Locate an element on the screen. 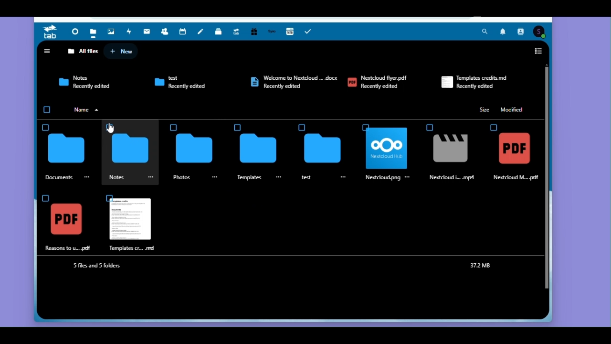 Image resolution: width=611 pixels, height=344 pixels. Icon is located at coordinates (325, 149).